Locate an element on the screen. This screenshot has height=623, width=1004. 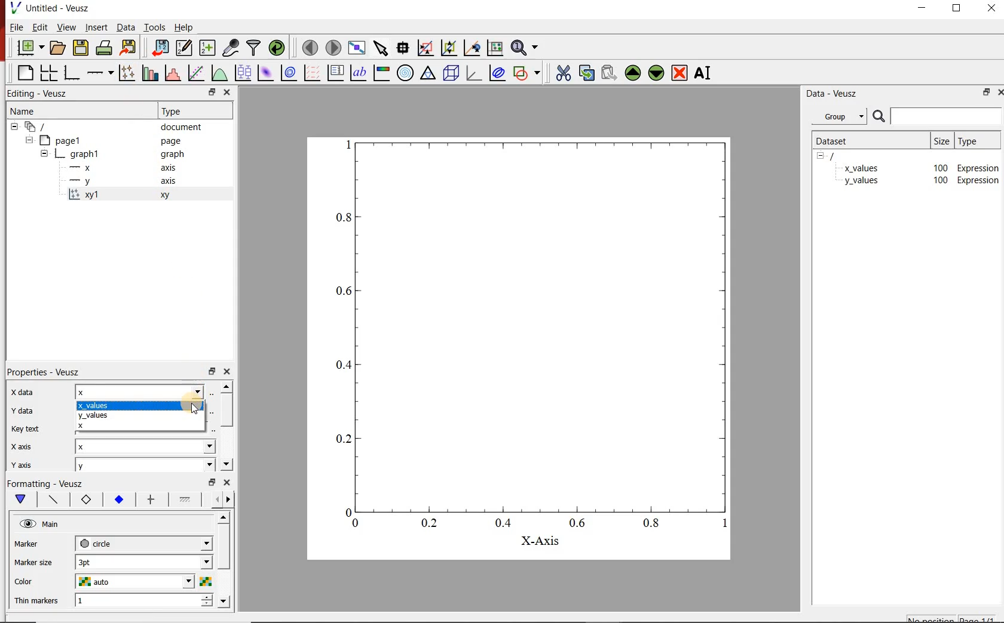
x is located at coordinates (145, 447).